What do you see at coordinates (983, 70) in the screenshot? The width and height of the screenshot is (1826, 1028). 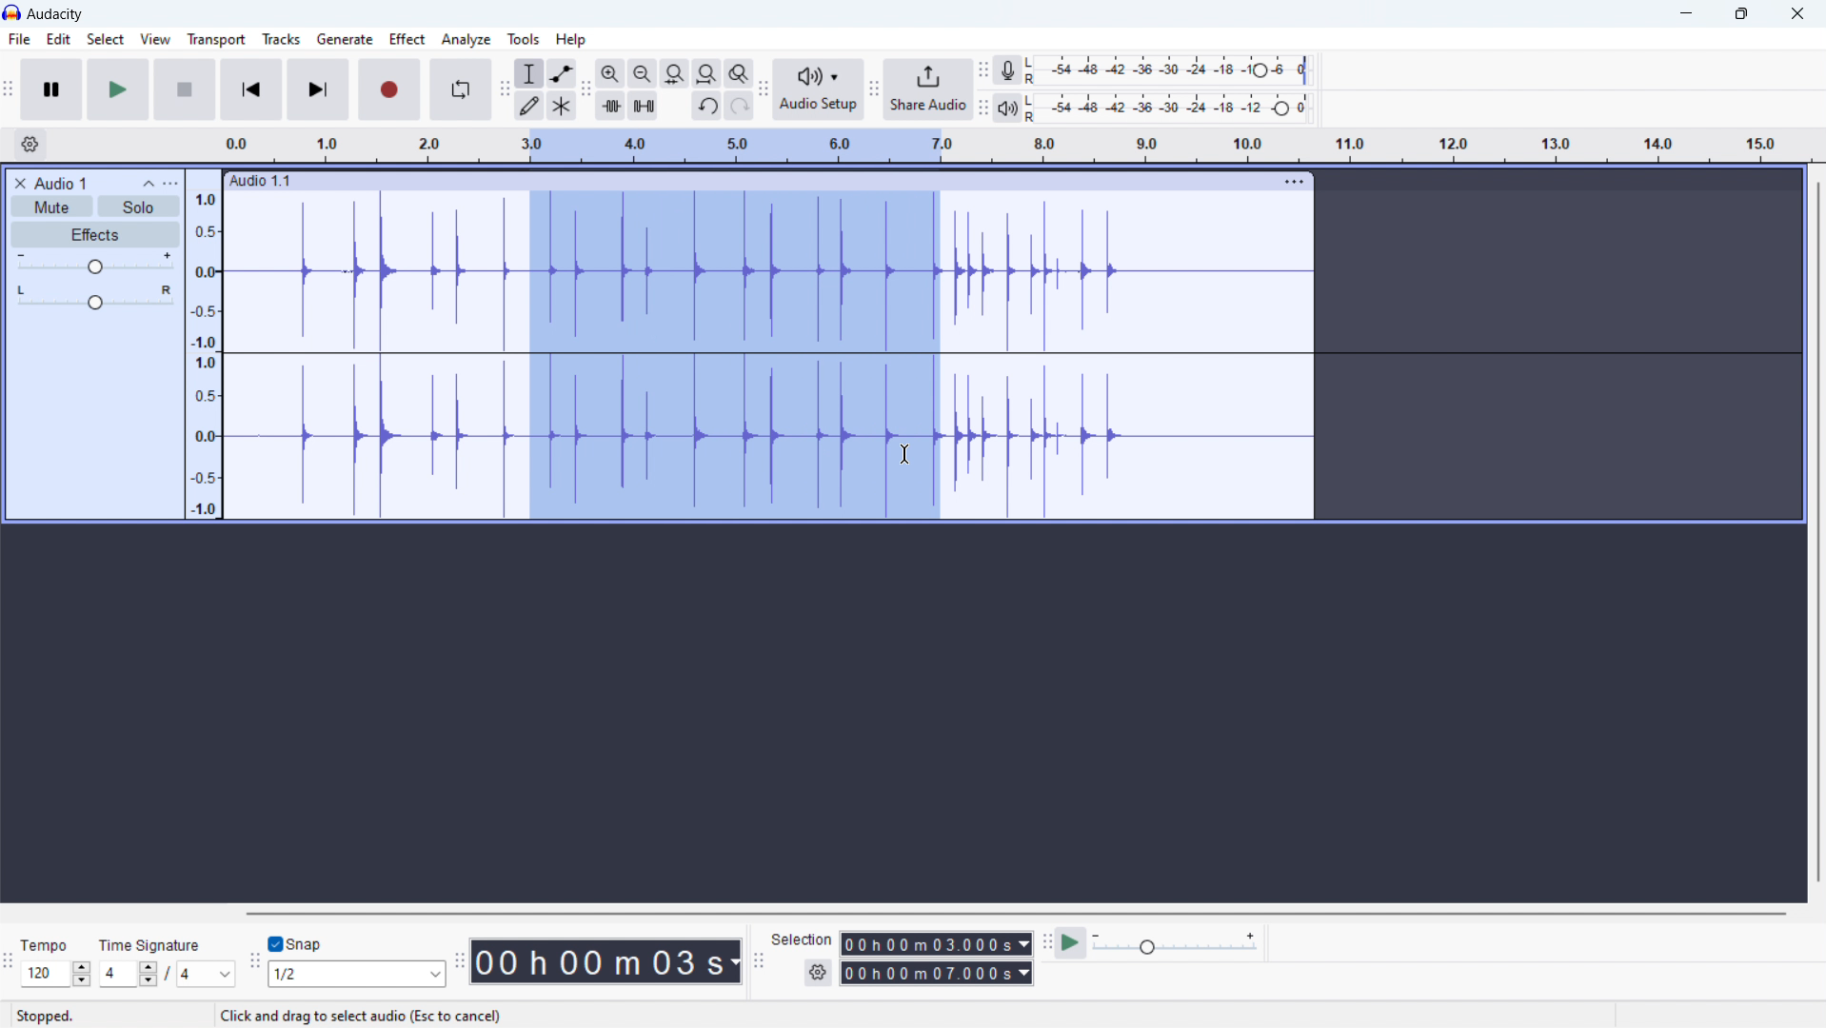 I see `recording meter toolbar` at bounding box center [983, 70].